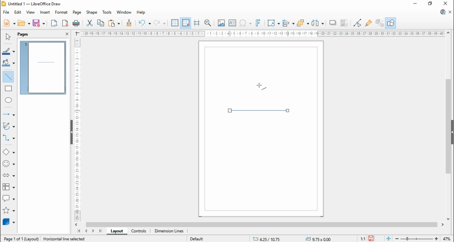  What do you see at coordinates (9, 88) in the screenshot?
I see `rectangle` at bounding box center [9, 88].